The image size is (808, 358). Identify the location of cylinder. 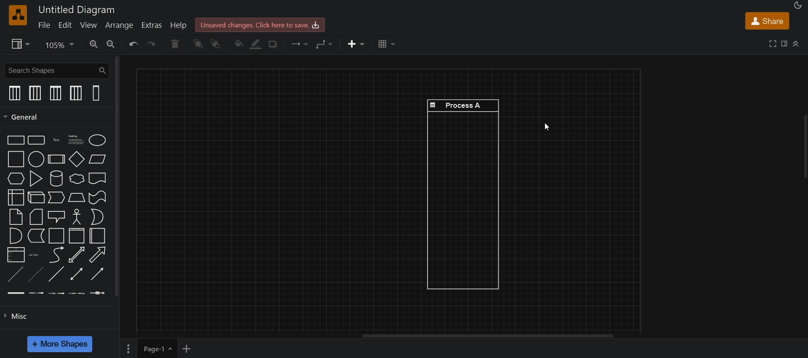
(57, 178).